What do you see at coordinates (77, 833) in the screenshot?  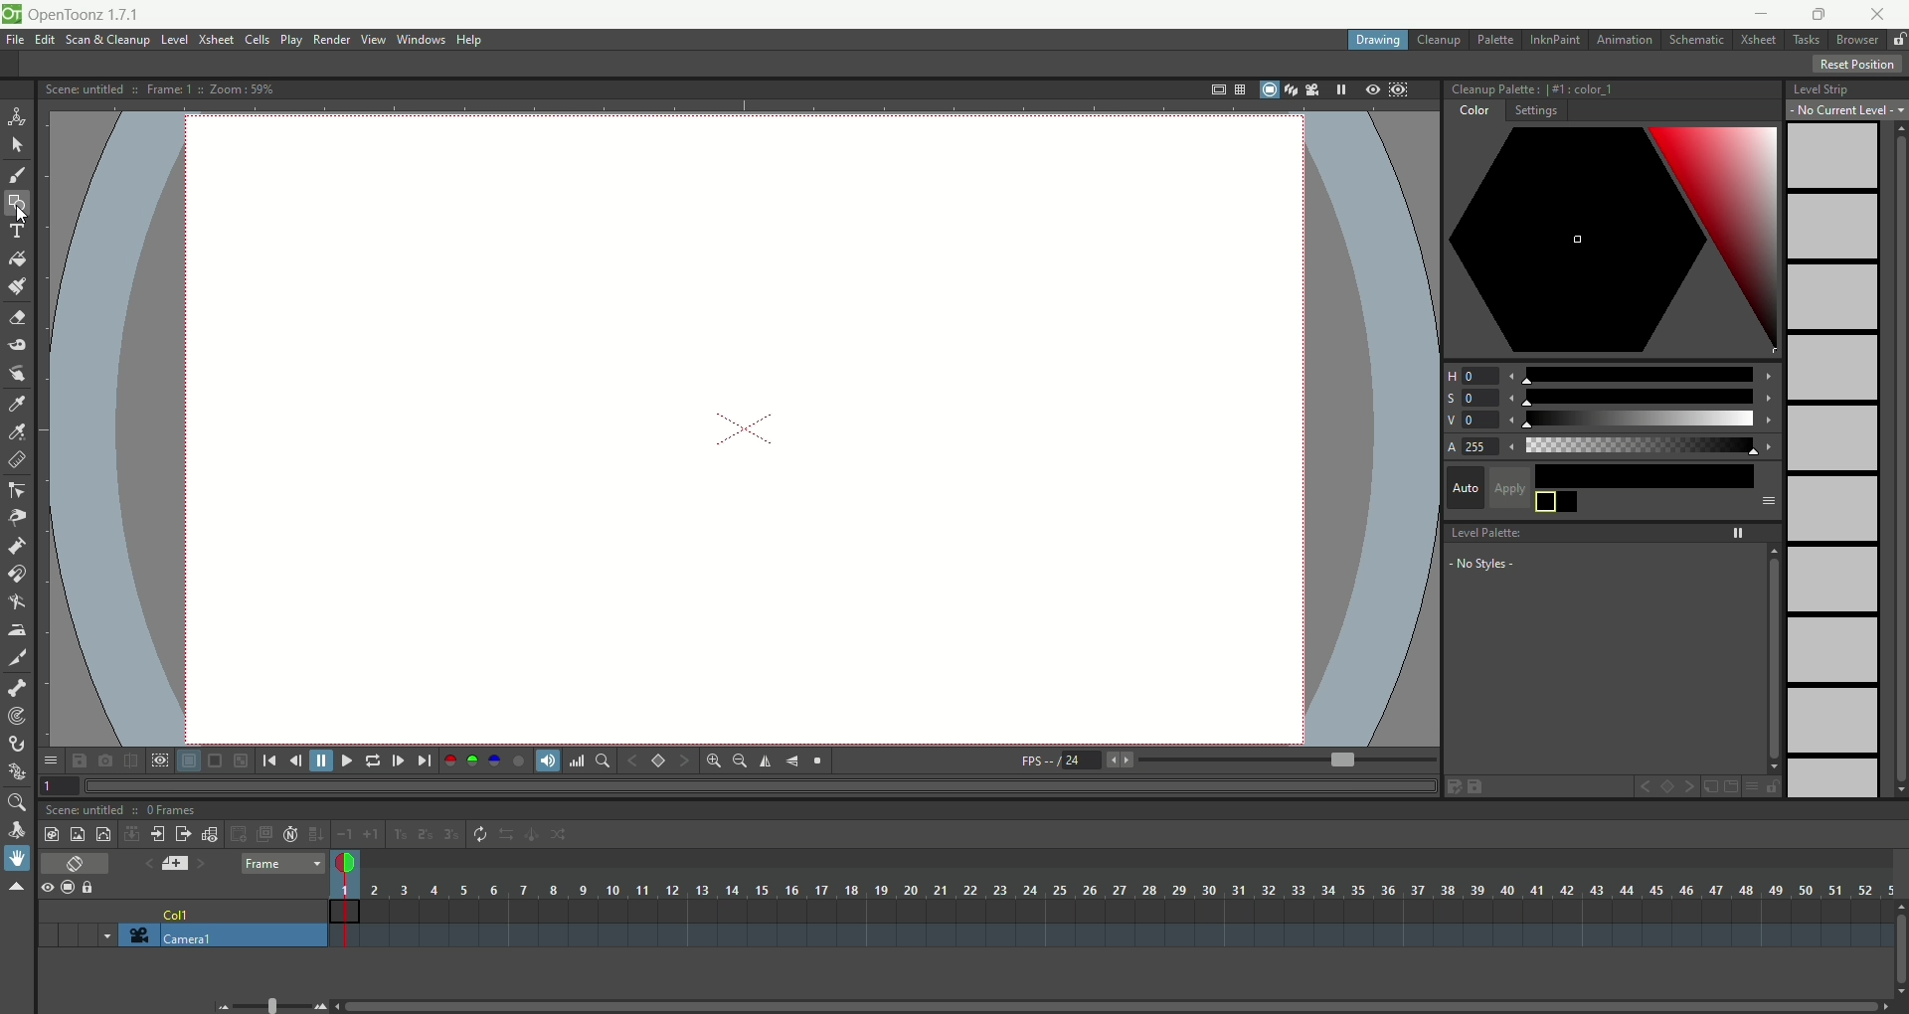 I see `new raster level` at bounding box center [77, 833].